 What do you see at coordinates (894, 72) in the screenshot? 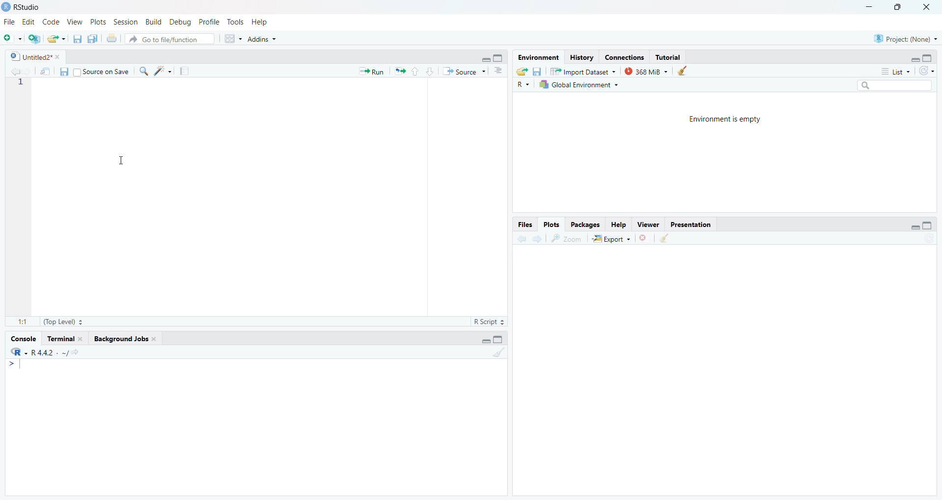
I see `List -` at bounding box center [894, 72].